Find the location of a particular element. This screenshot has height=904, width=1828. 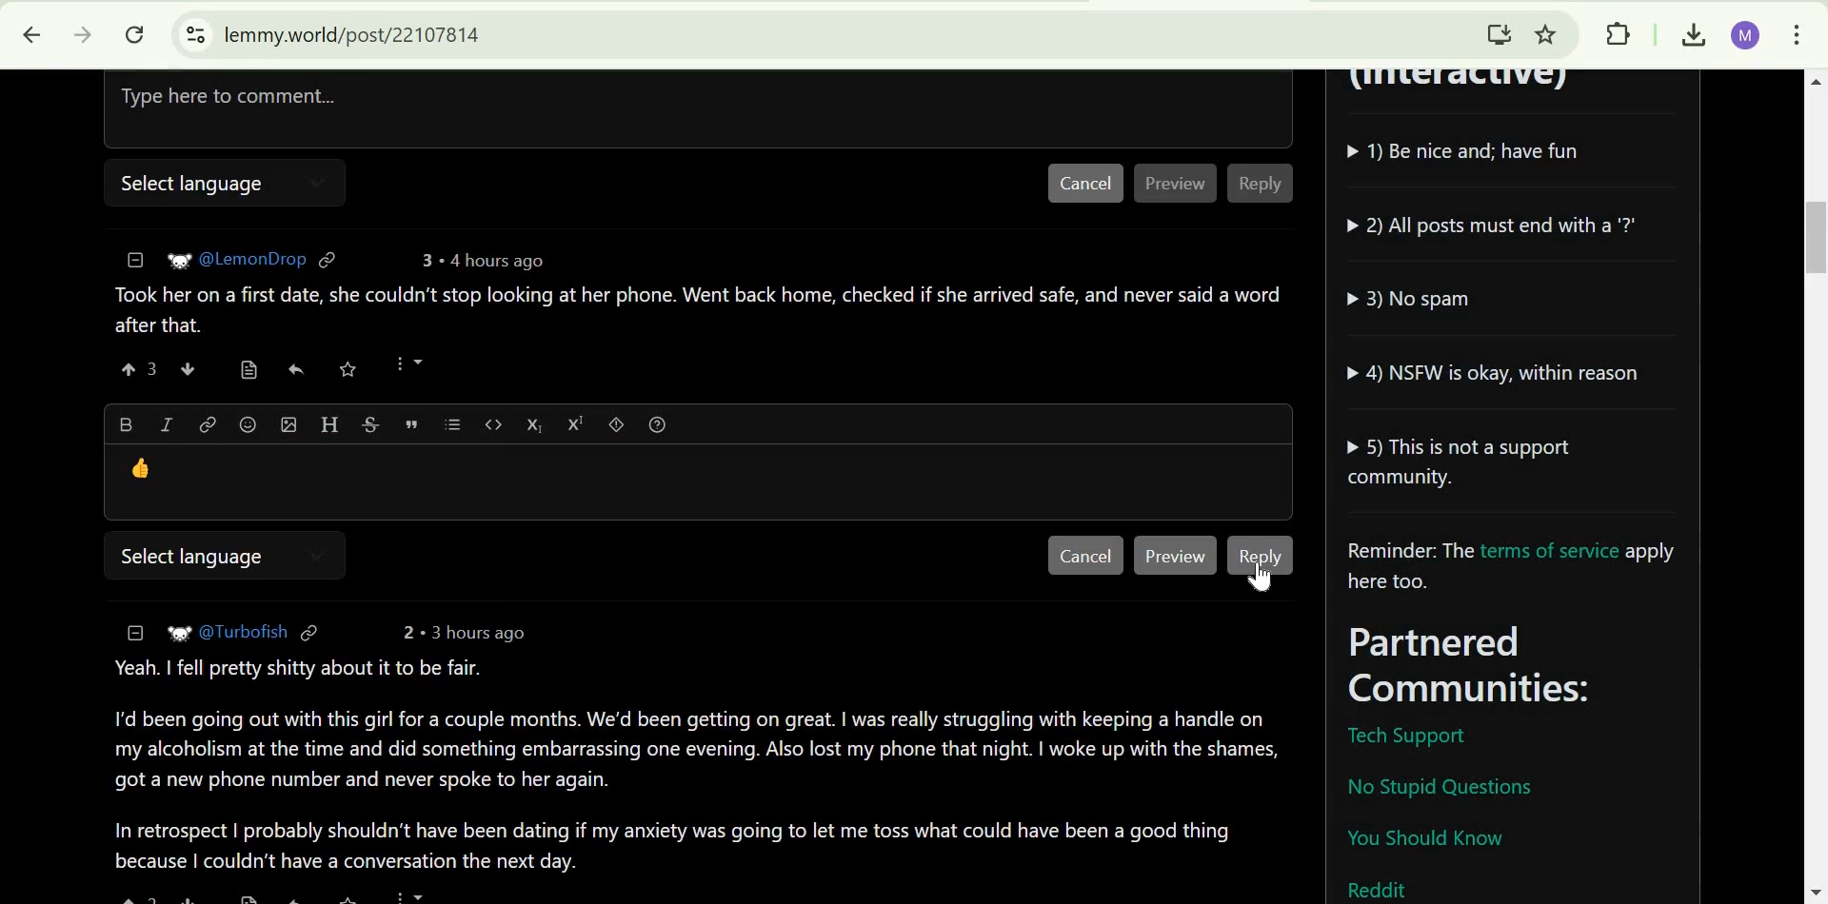

(Interactive) is located at coordinates (1467, 87).